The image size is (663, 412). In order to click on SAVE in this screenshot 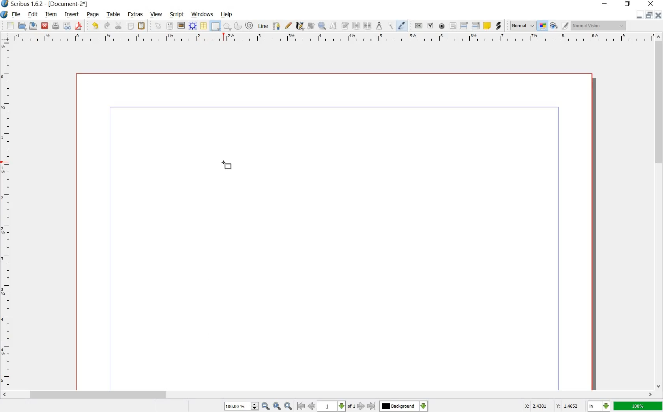, I will do `click(32, 26)`.